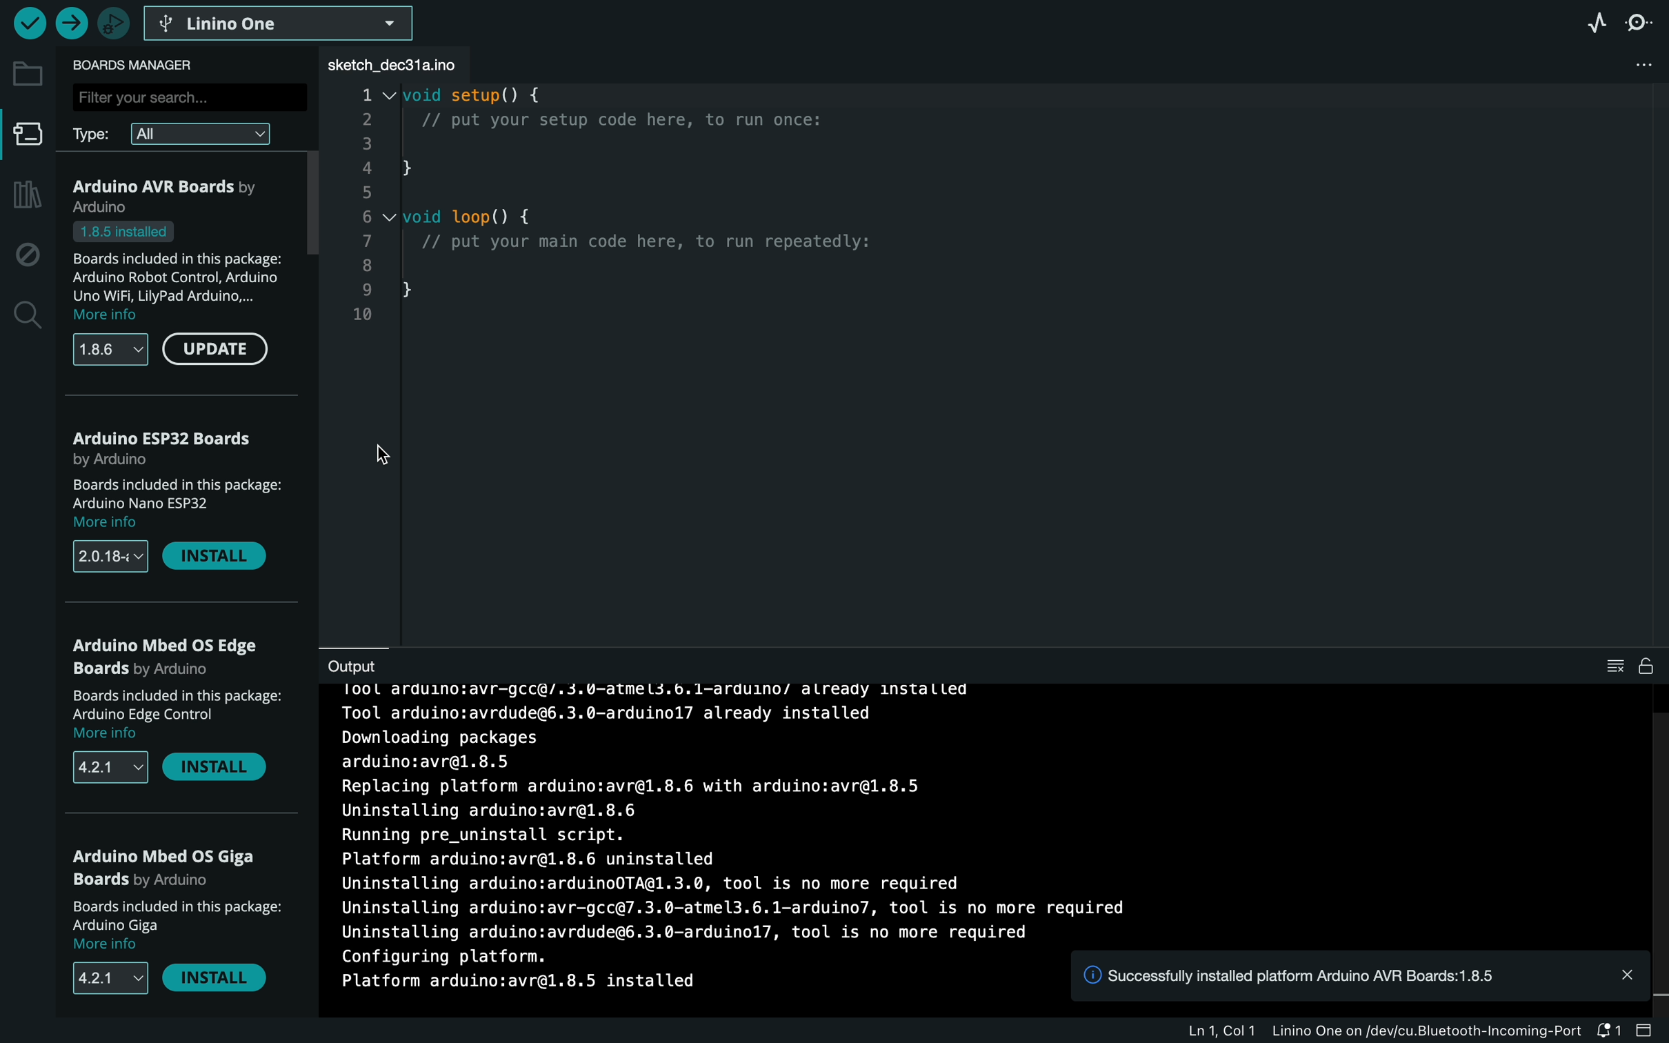 This screenshot has height=1043, width=1669. What do you see at coordinates (176, 659) in the screenshot?
I see `arduino Mbed` at bounding box center [176, 659].